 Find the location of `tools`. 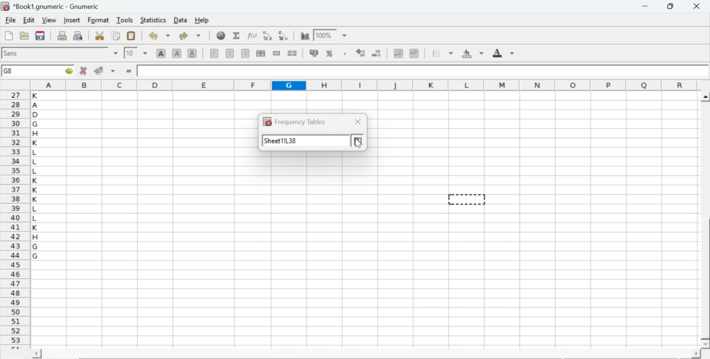

tools is located at coordinates (125, 19).